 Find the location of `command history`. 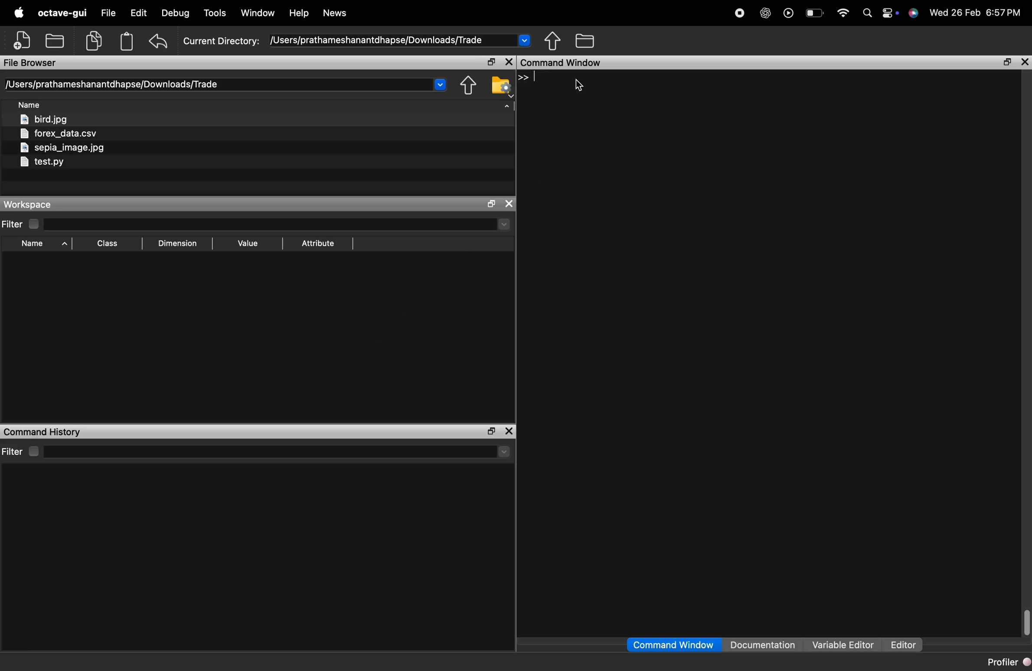

command history is located at coordinates (44, 433).